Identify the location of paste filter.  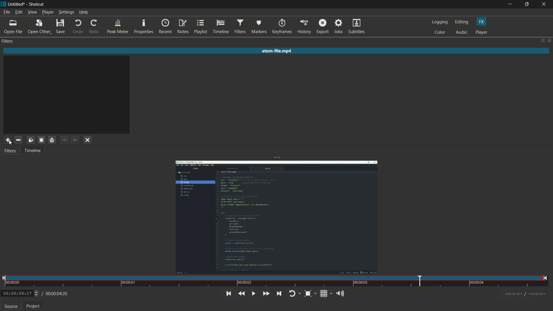
(41, 140).